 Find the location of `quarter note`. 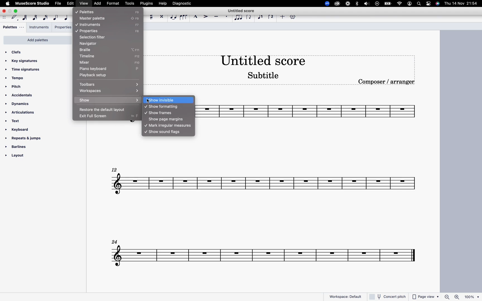

quarter note is located at coordinates (66, 18).